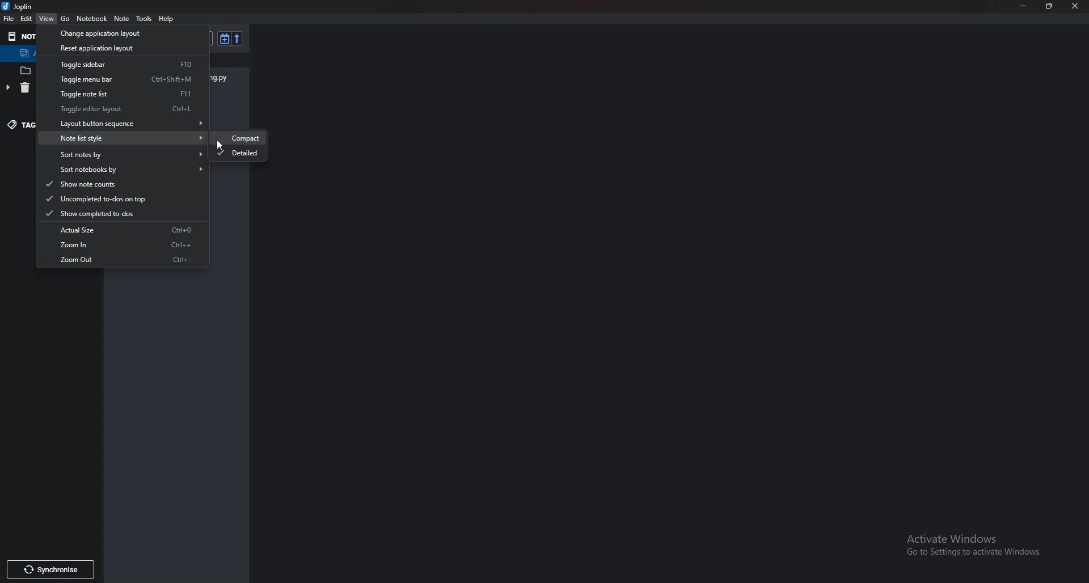  Describe the element at coordinates (124, 169) in the screenshot. I see `Sort notebooks by` at that location.